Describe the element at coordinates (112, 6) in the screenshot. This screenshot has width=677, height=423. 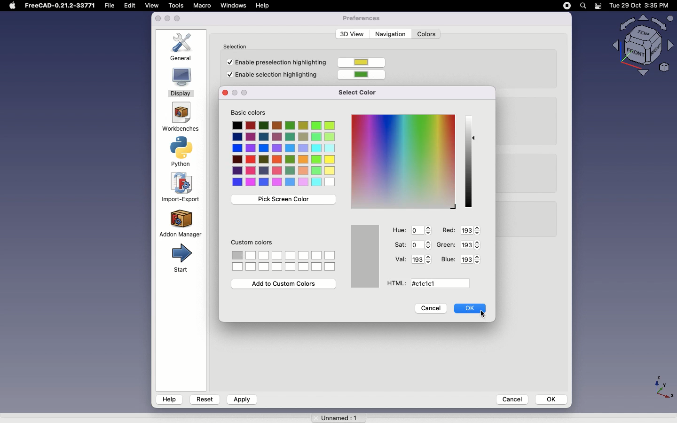
I see `file` at that location.